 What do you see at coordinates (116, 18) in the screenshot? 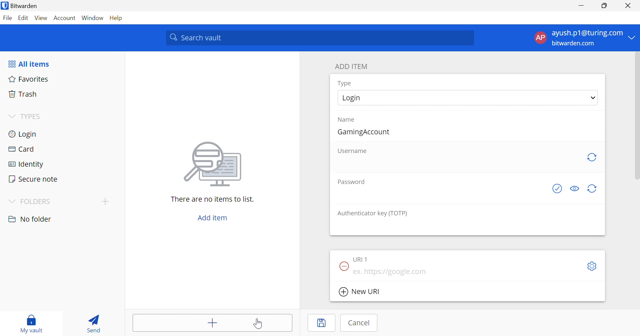
I see `Help` at bounding box center [116, 18].